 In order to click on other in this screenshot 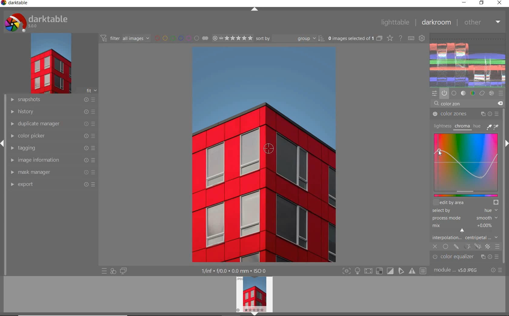, I will do `click(482, 22)`.